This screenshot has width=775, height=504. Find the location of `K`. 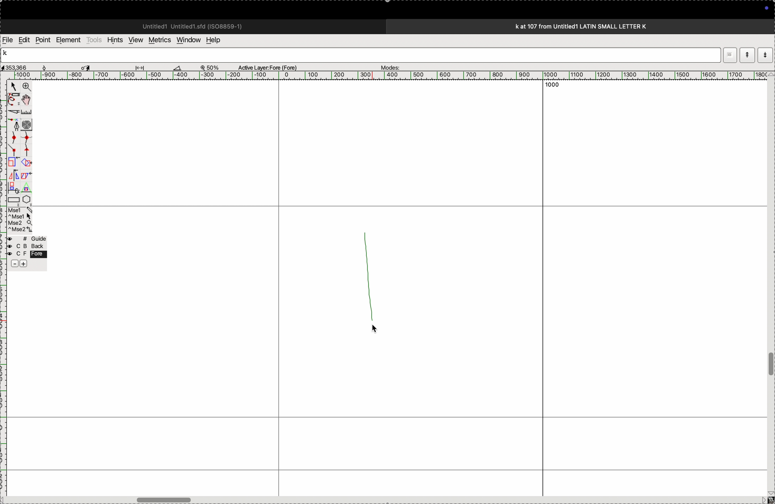

K is located at coordinates (8, 54).